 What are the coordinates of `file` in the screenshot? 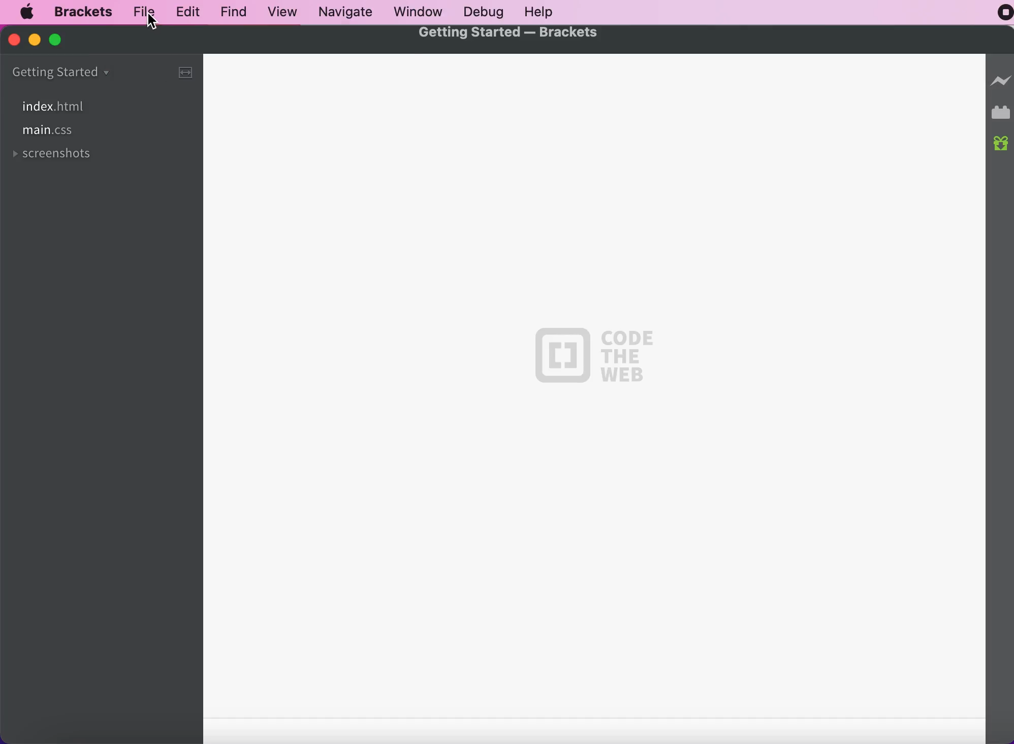 It's located at (146, 10).